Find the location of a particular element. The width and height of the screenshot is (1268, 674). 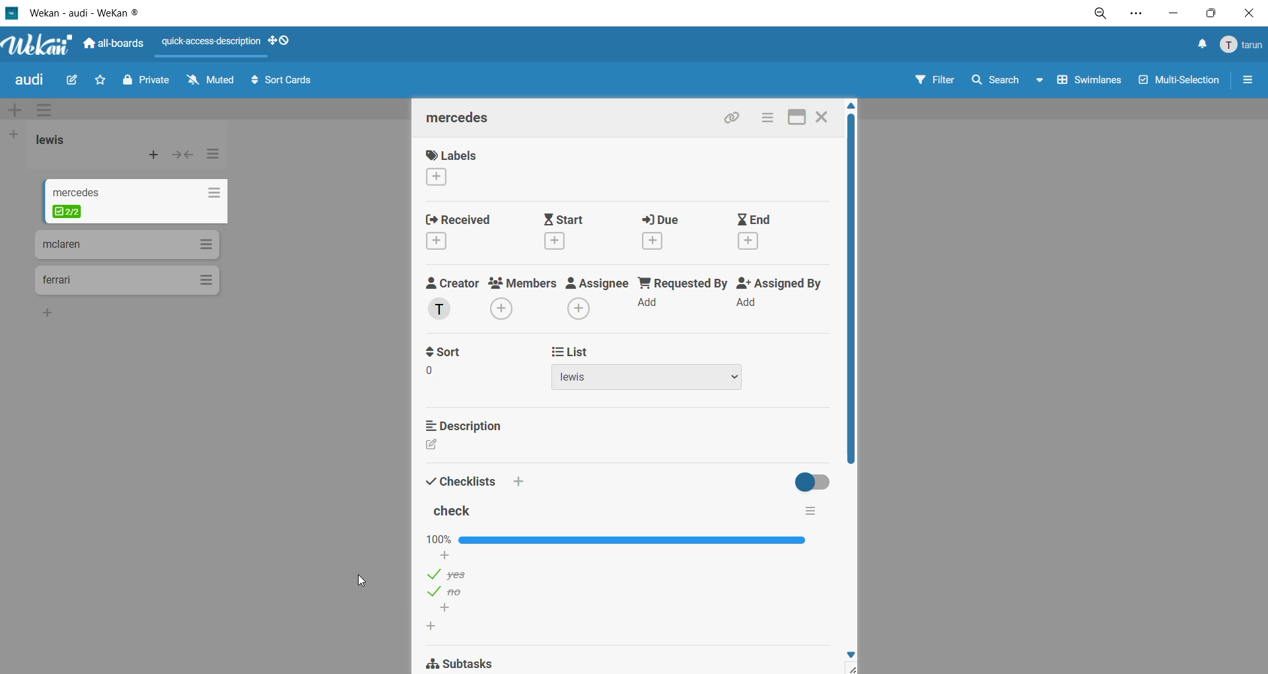

multiselection is located at coordinates (1181, 83).